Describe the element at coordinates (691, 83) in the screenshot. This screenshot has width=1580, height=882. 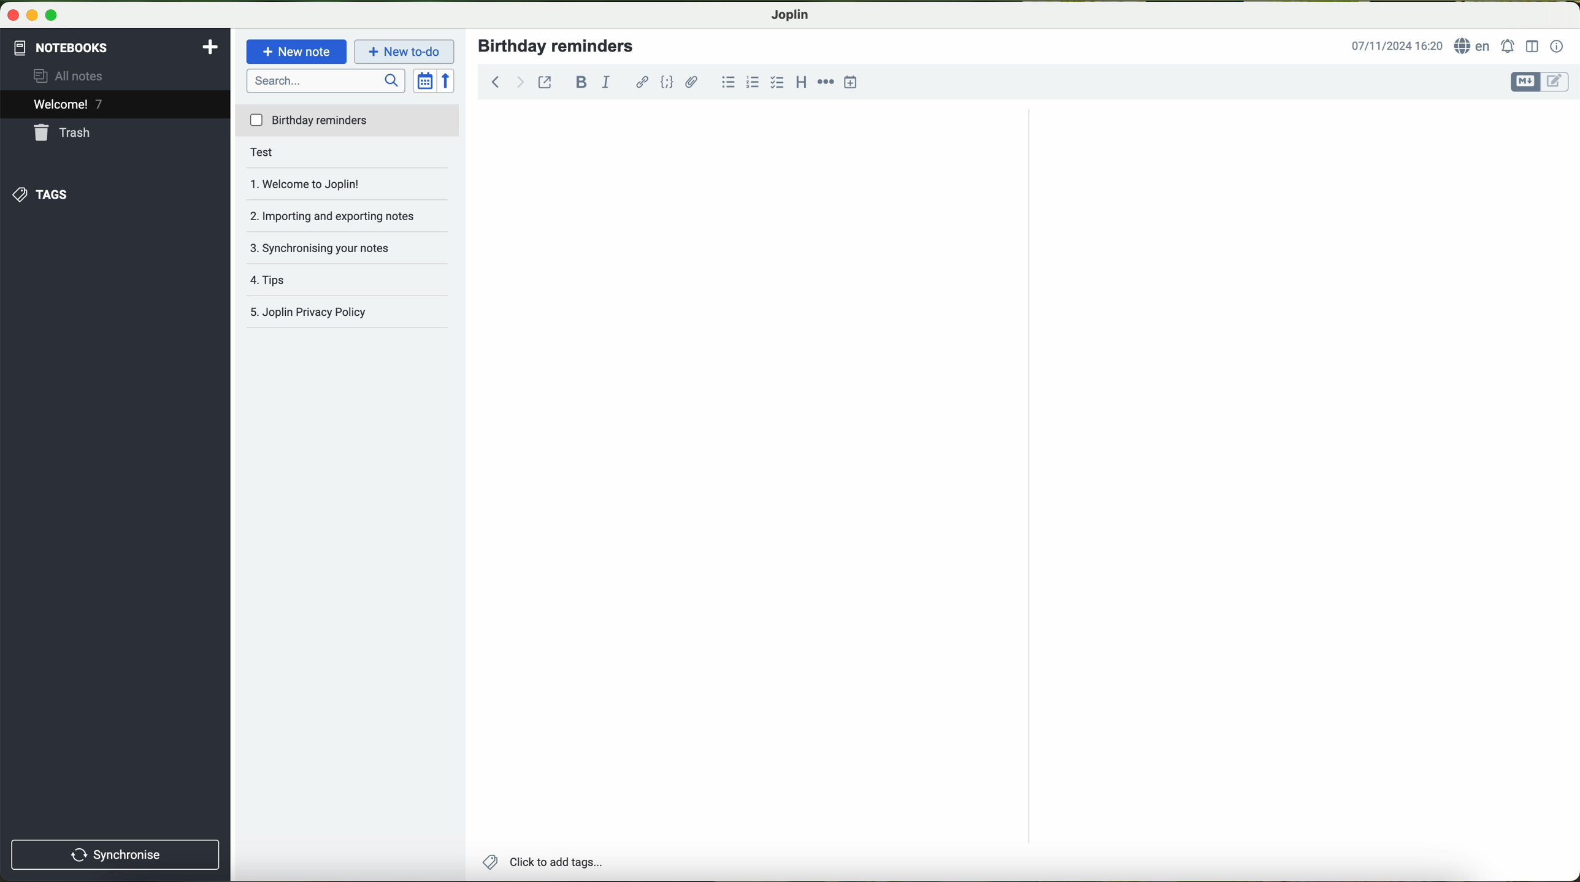
I see `attach file` at that location.